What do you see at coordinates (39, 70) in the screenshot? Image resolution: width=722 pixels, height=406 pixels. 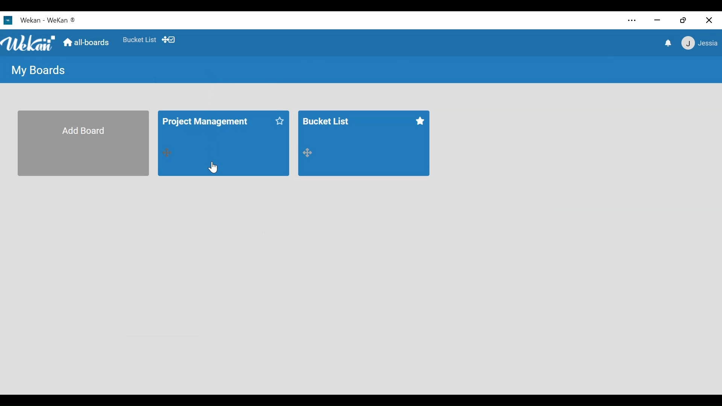 I see `My Boards` at bounding box center [39, 70].